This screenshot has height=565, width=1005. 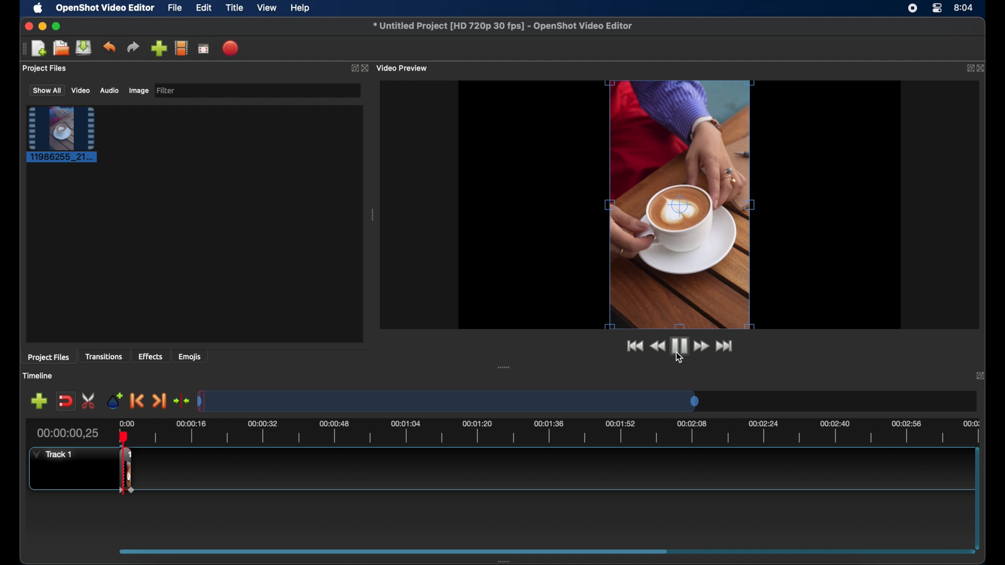 What do you see at coordinates (204, 48) in the screenshot?
I see `full screen` at bounding box center [204, 48].